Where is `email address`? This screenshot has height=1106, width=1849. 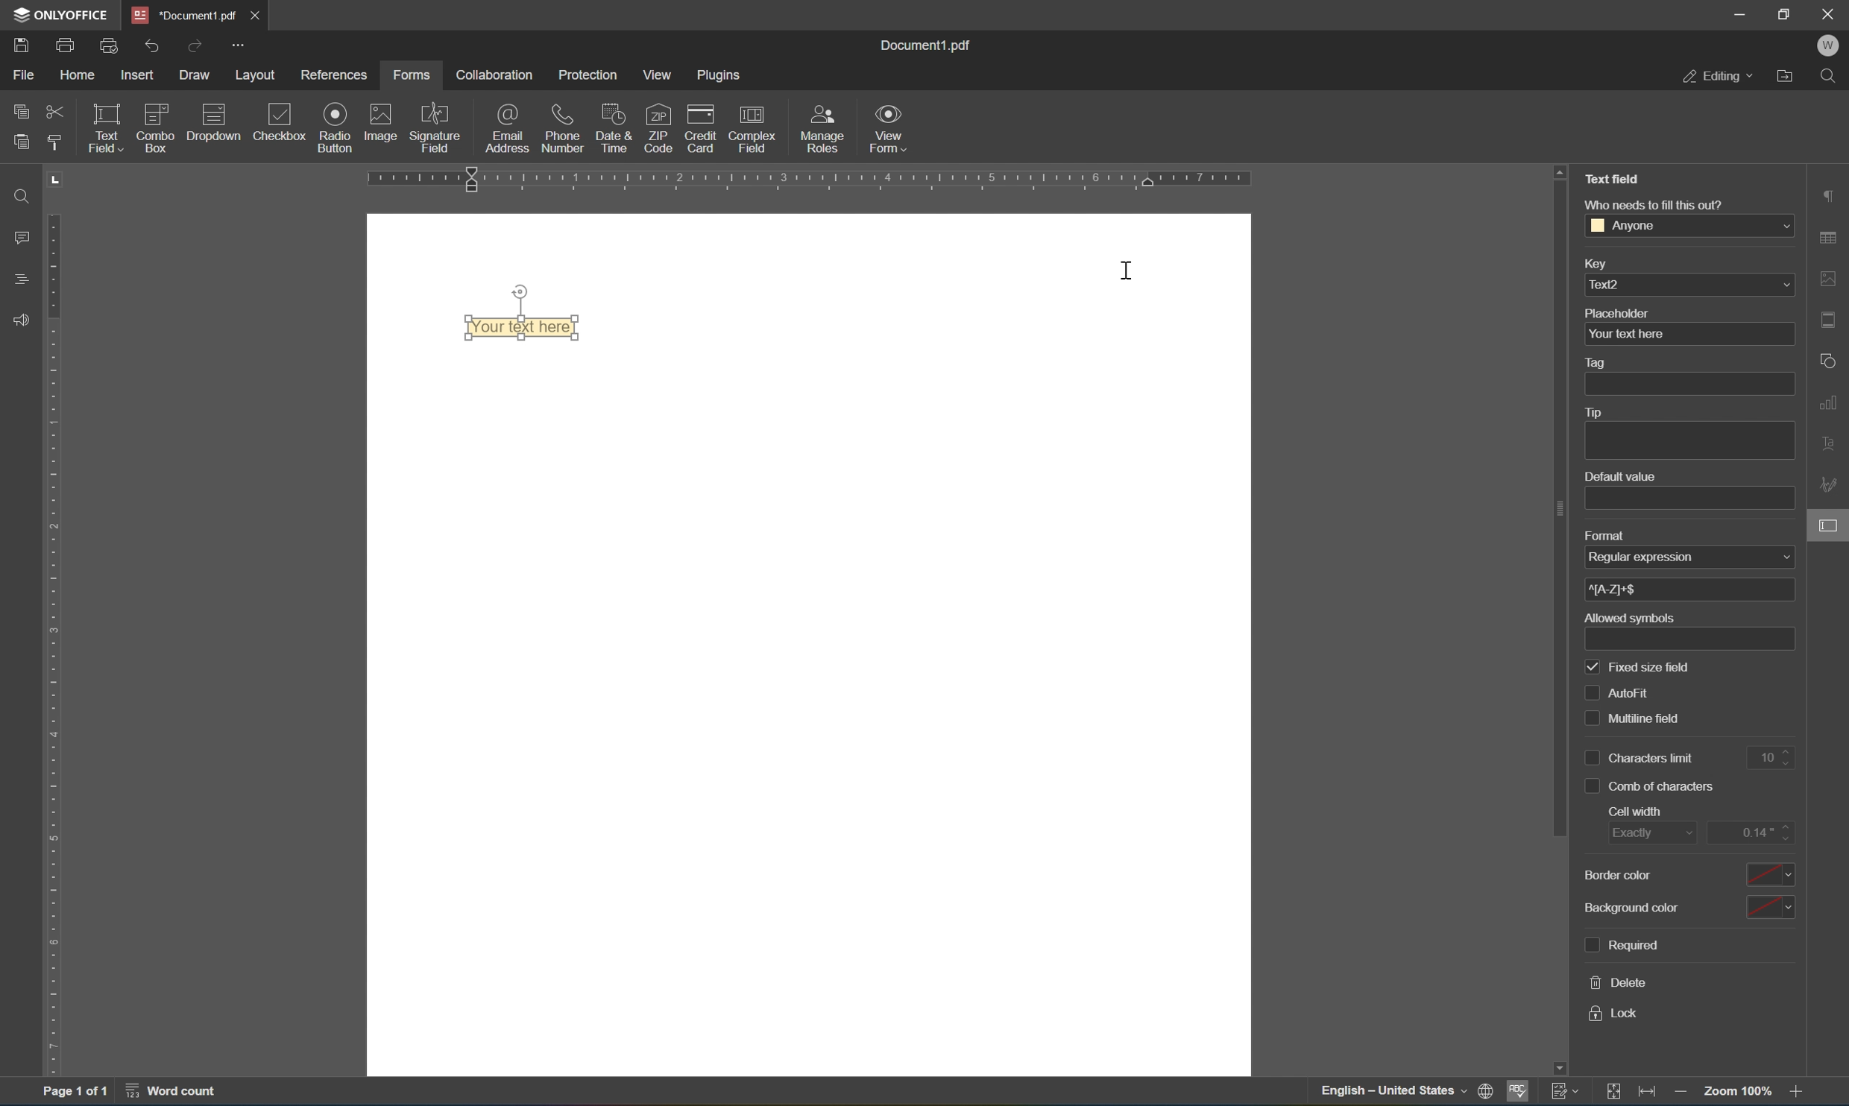
email address is located at coordinates (506, 129).